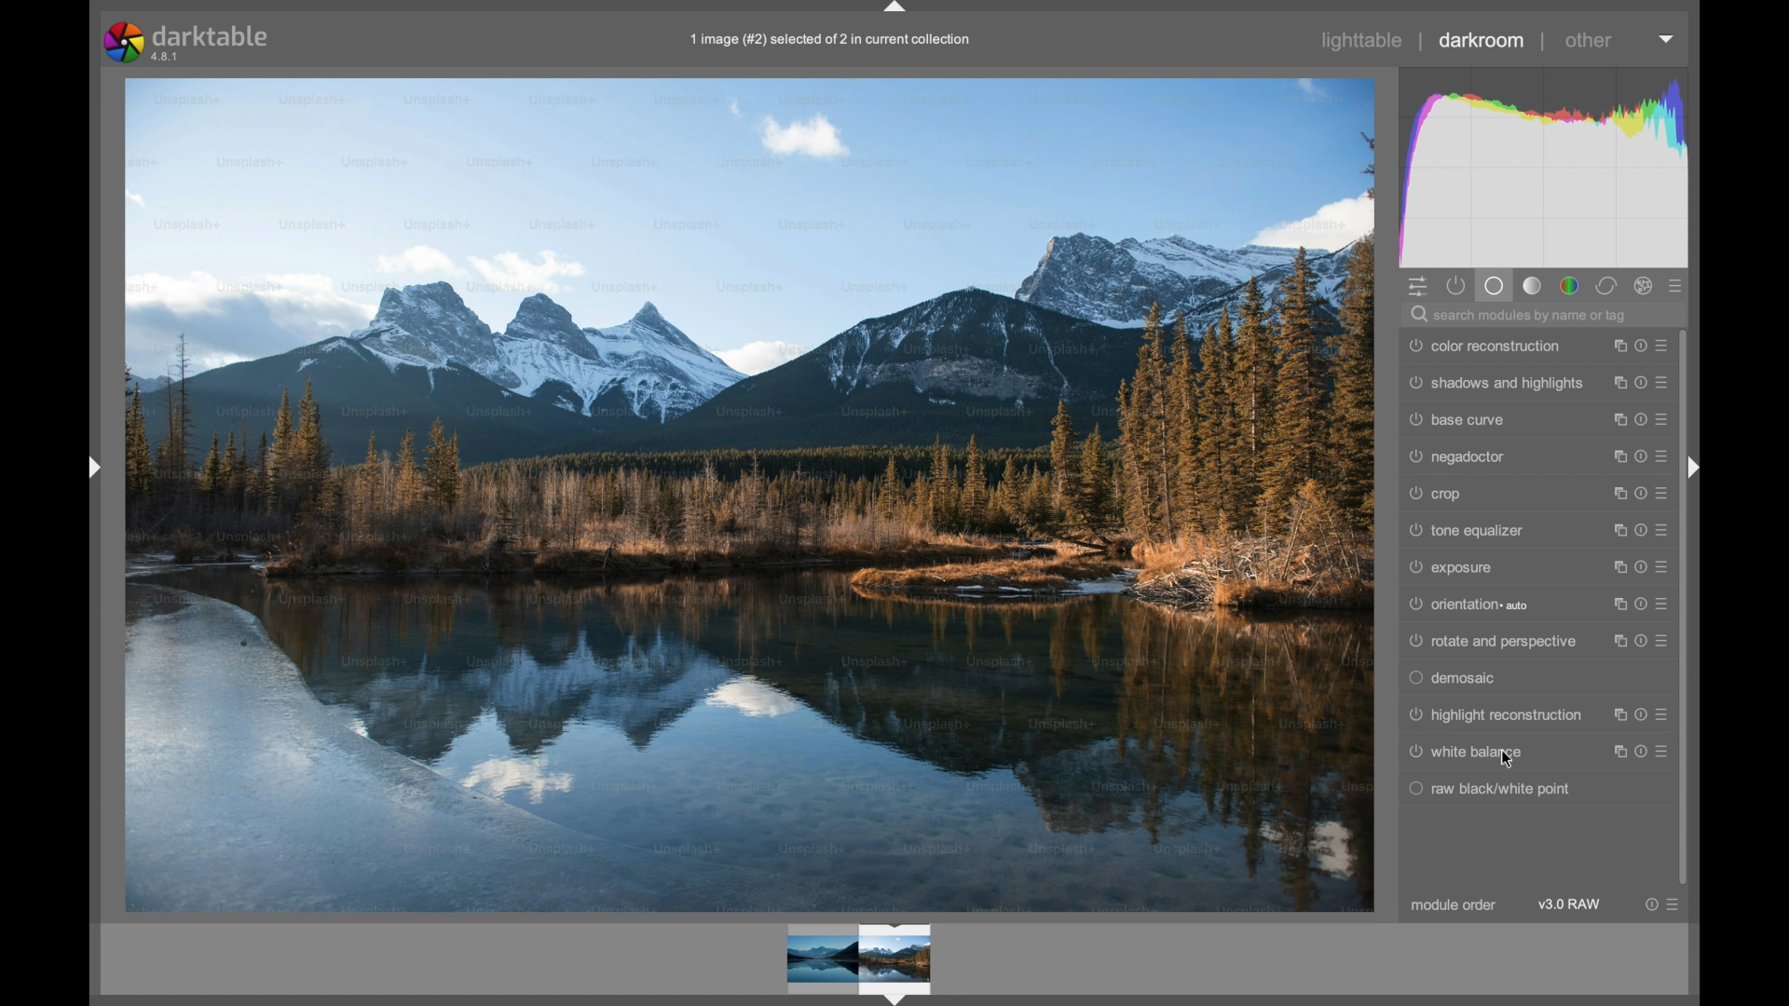  What do you see at coordinates (1642, 751) in the screenshot?
I see `reset parameters` at bounding box center [1642, 751].